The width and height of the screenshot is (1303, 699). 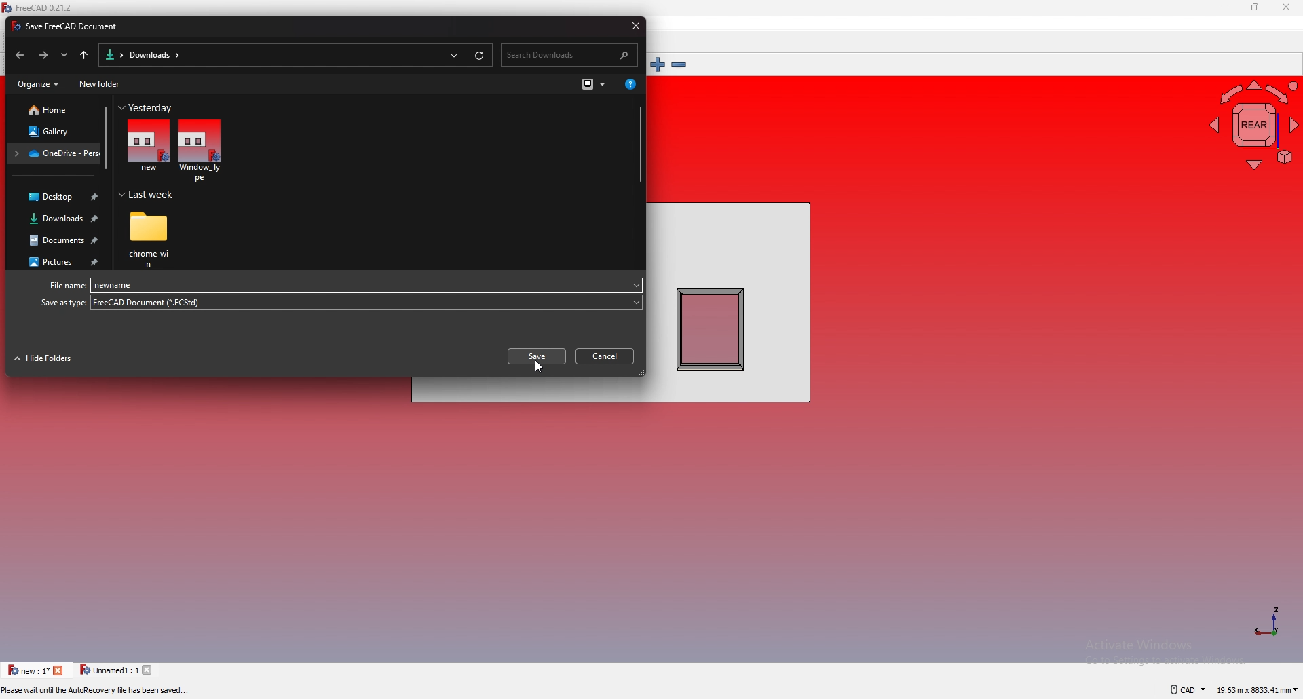 What do you see at coordinates (58, 219) in the screenshot?
I see `downloads` at bounding box center [58, 219].